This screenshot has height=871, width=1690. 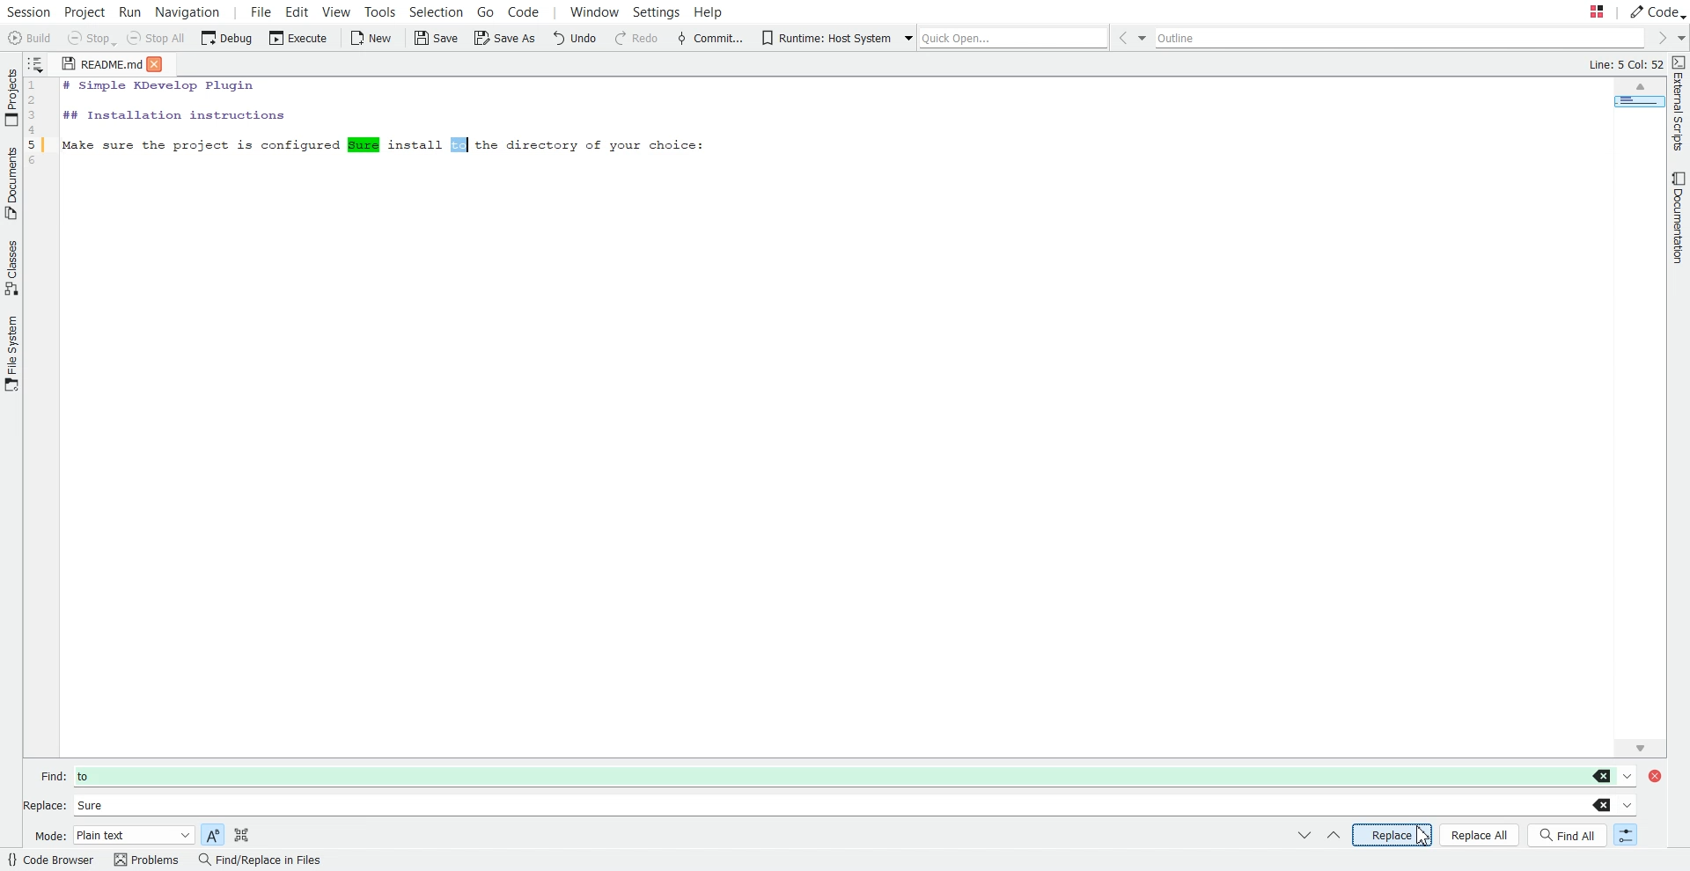 What do you see at coordinates (577, 39) in the screenshot?
I see `Undo` at bounding box center [577, 39].